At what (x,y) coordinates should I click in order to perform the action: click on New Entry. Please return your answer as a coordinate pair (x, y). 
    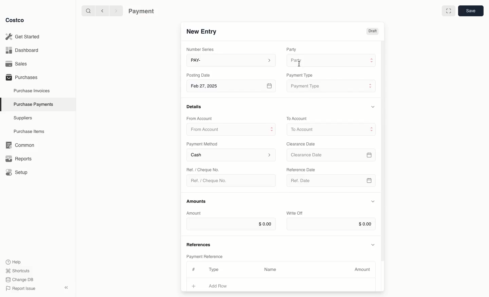
    Looking at the image, I should click on (202, 31).